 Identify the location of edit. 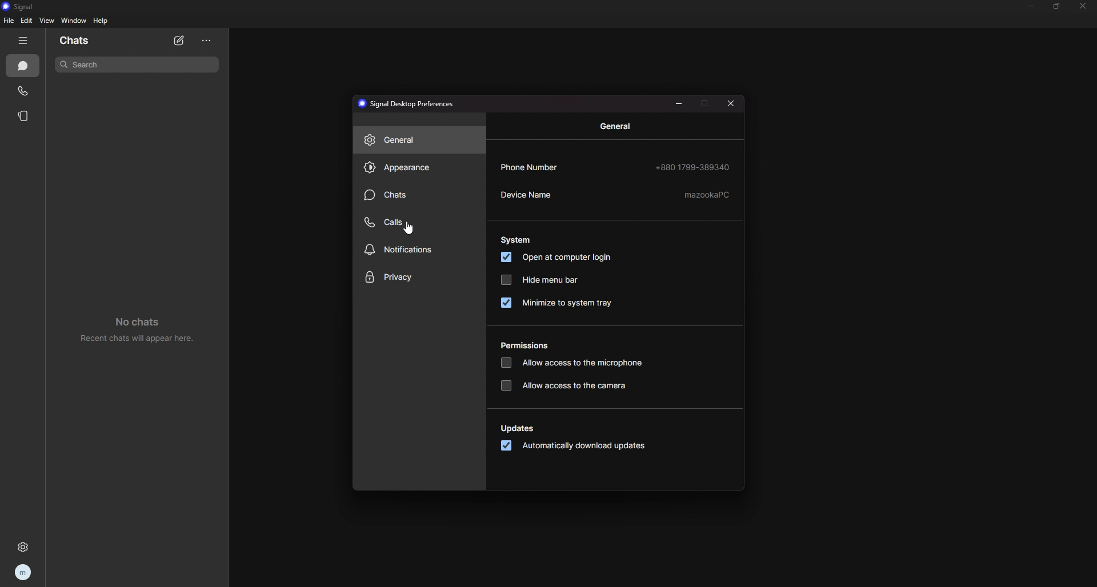
(27, 21).